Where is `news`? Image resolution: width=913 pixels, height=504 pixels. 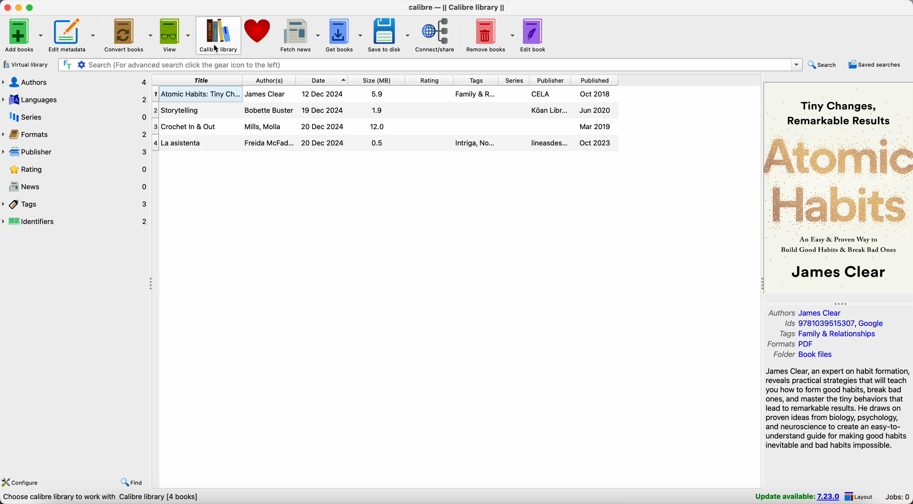 news is located at coordinates (75, 187).